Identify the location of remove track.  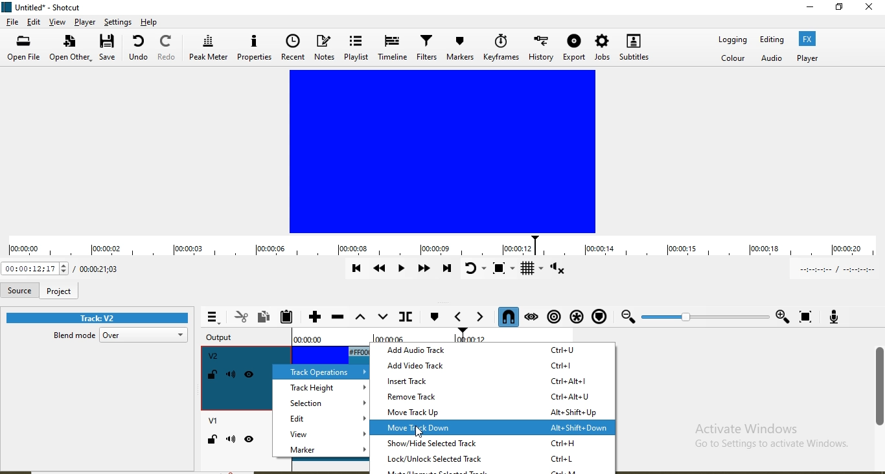
(493, 396).